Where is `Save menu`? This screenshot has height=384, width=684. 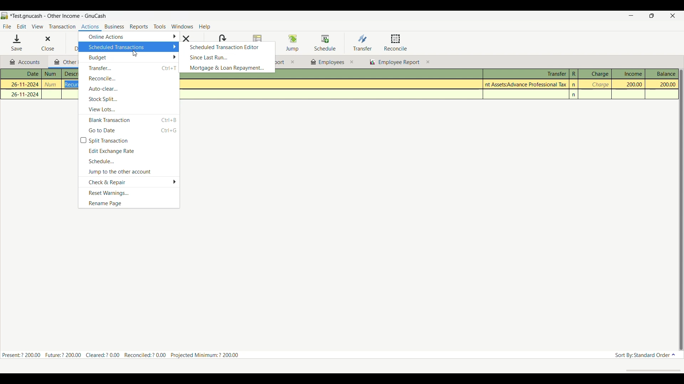 Save menu is located at coordinates (17, 43).